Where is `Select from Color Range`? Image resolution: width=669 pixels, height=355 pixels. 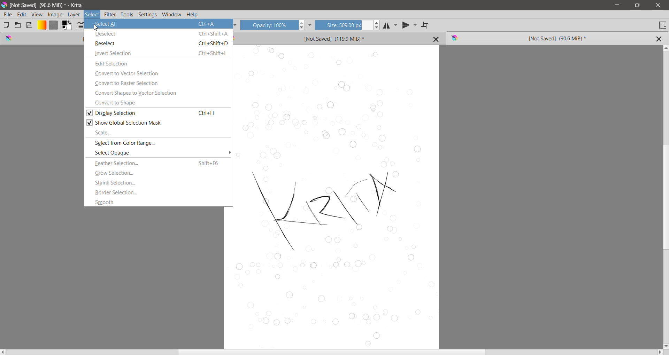 Select from Color Range is located at coordinates (159, 143).